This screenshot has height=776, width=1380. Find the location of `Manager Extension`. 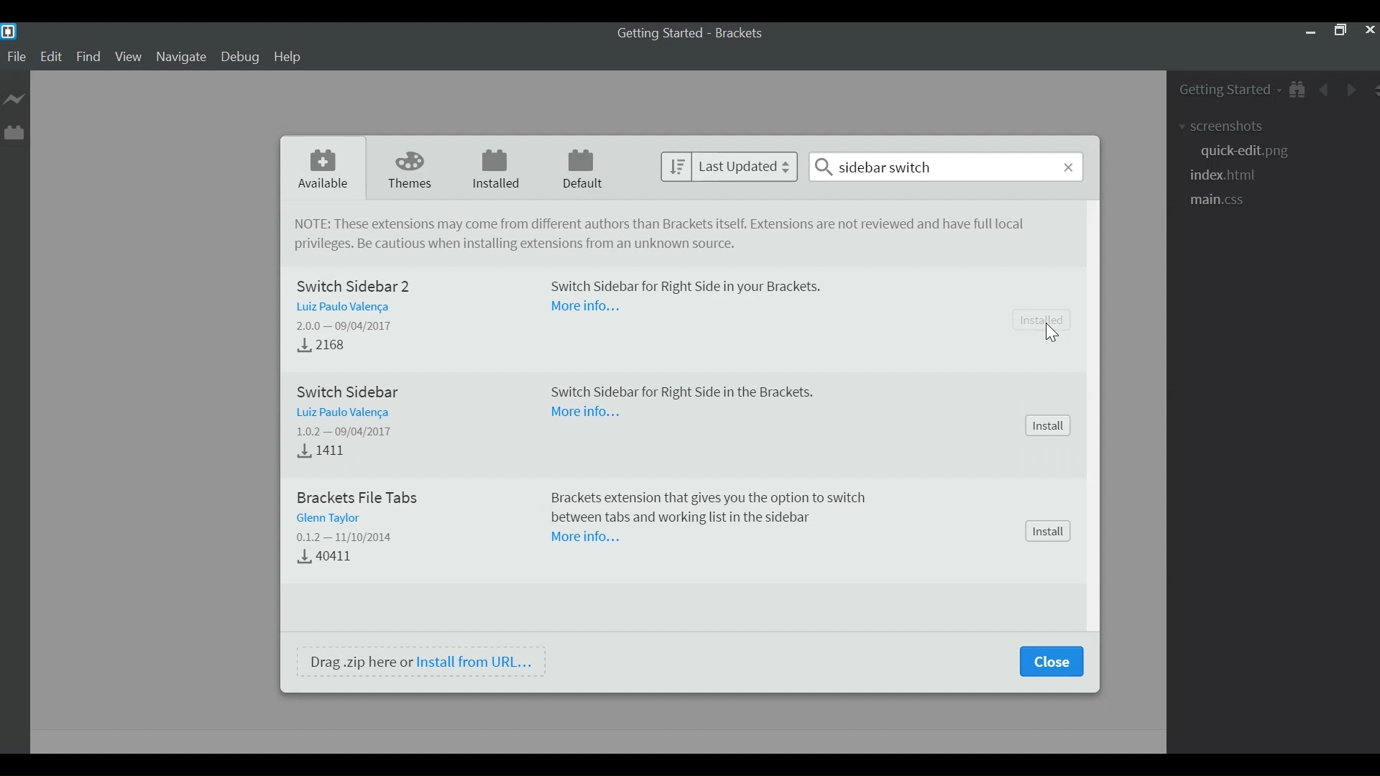

Manager Extension is located at coordinates (14, 131).